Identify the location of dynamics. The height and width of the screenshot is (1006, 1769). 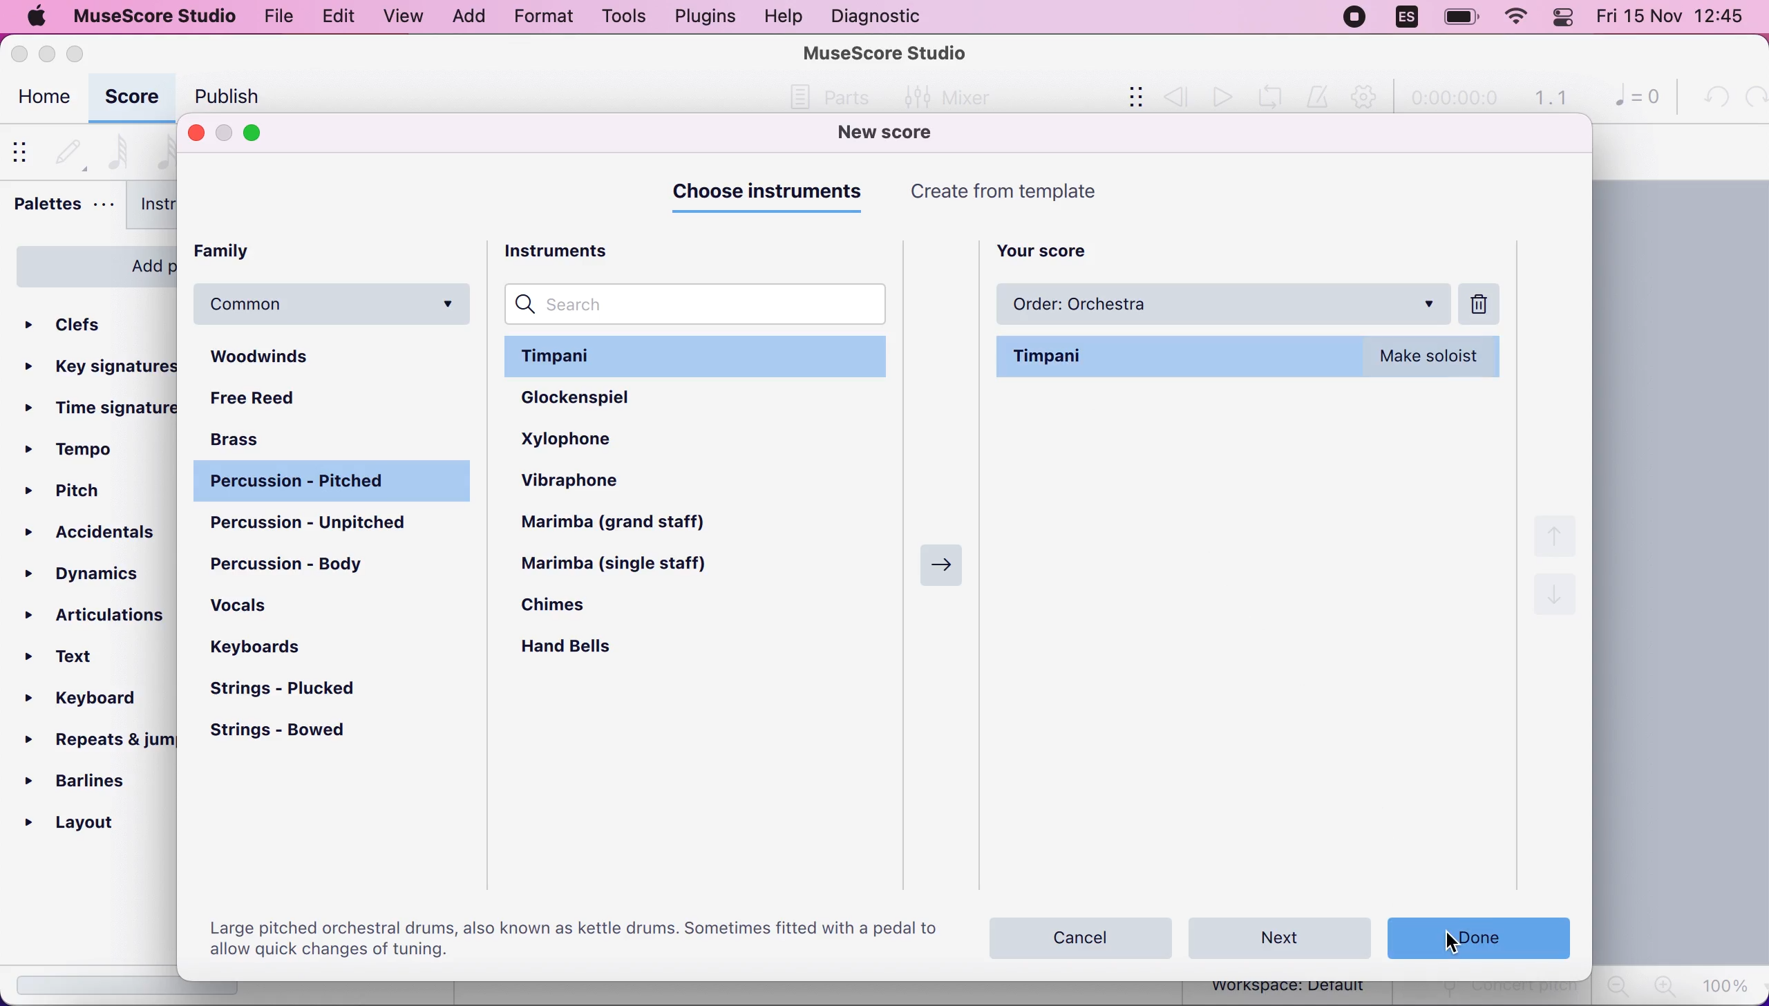
(95, 571).